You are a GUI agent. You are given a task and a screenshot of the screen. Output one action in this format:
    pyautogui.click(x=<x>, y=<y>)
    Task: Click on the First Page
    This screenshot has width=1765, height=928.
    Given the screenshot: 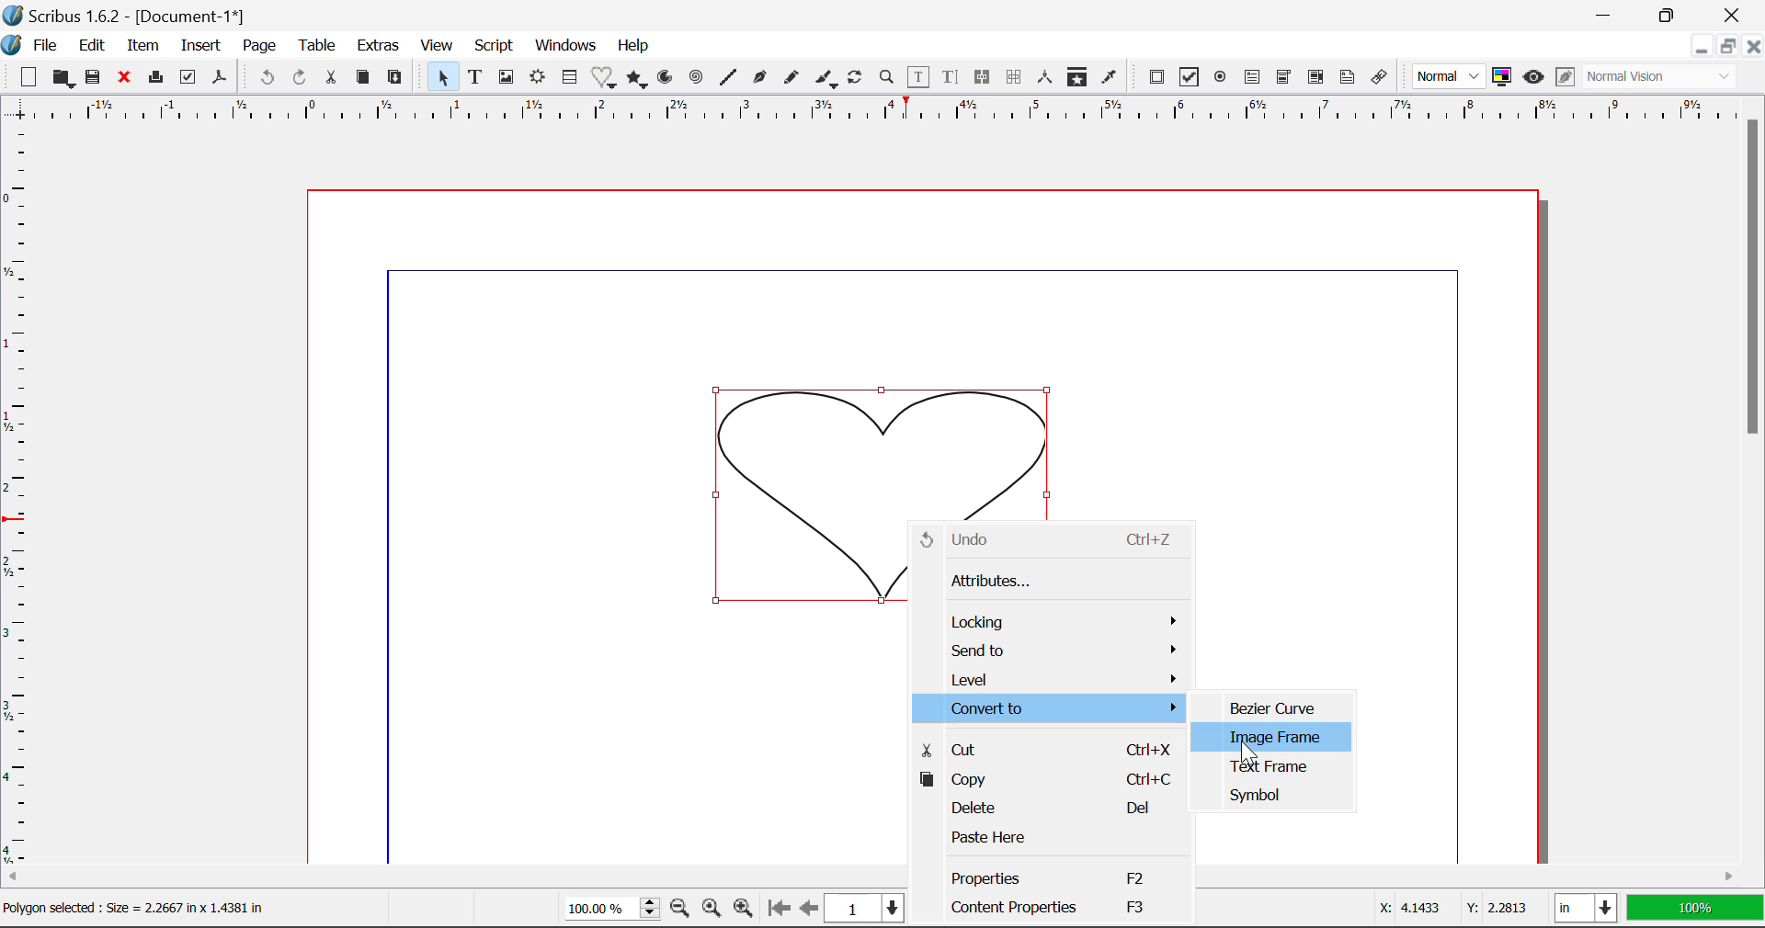 What is the action you would take?
    pyautogui.click(x=779, y=909)
    